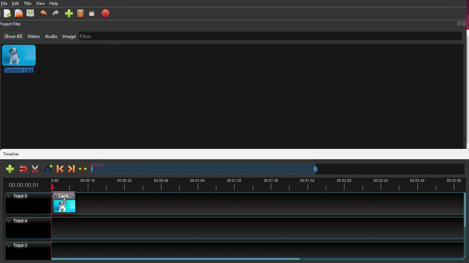 Image resolution: width=469 pixels, height=263 pixels. What do you see at coordinates (464, 212) in the screenshot?
I see `scroll bar` at bounding box center [464, 212].